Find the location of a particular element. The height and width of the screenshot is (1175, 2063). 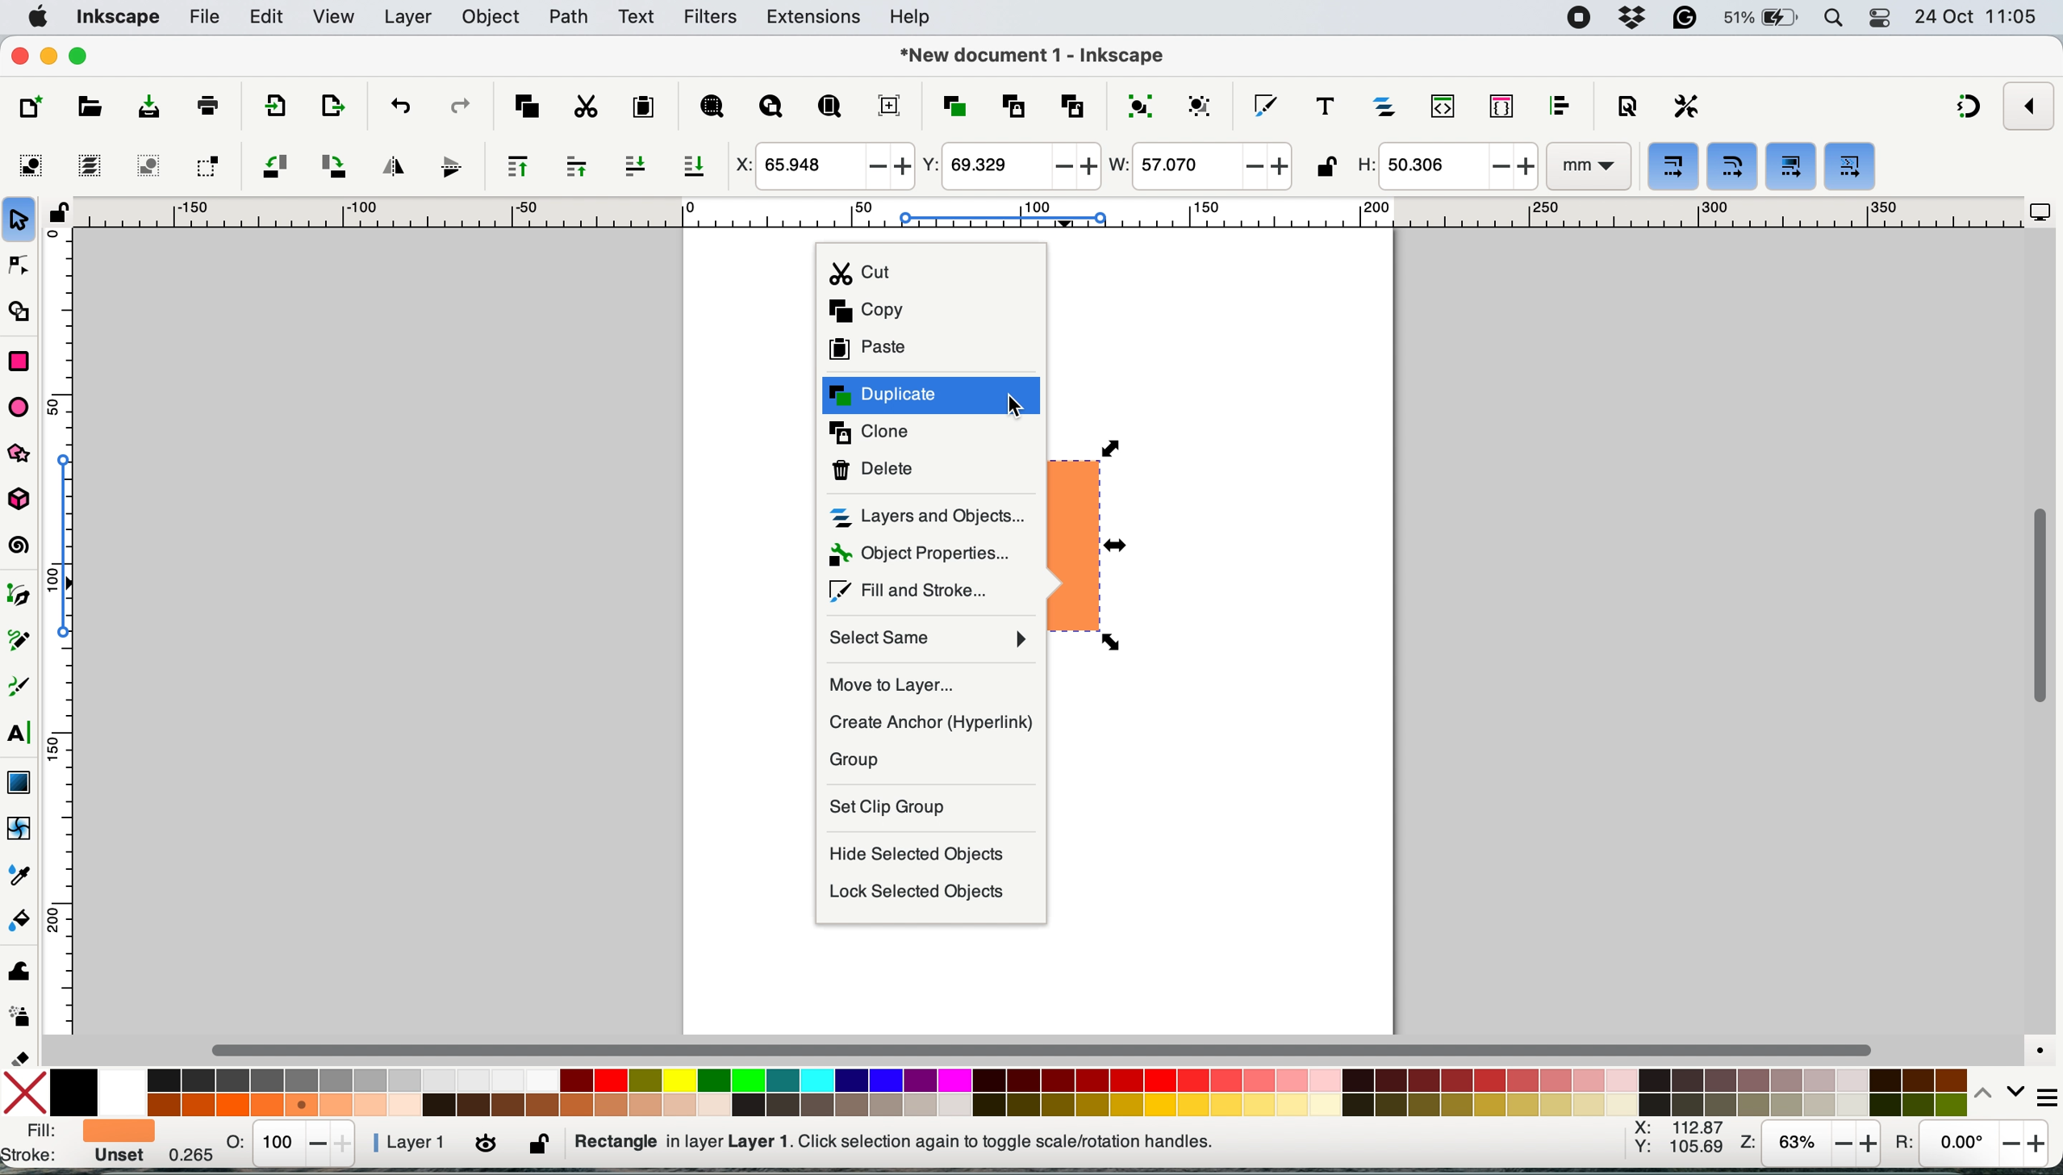

object propeties is located at coordinates (921, 554).